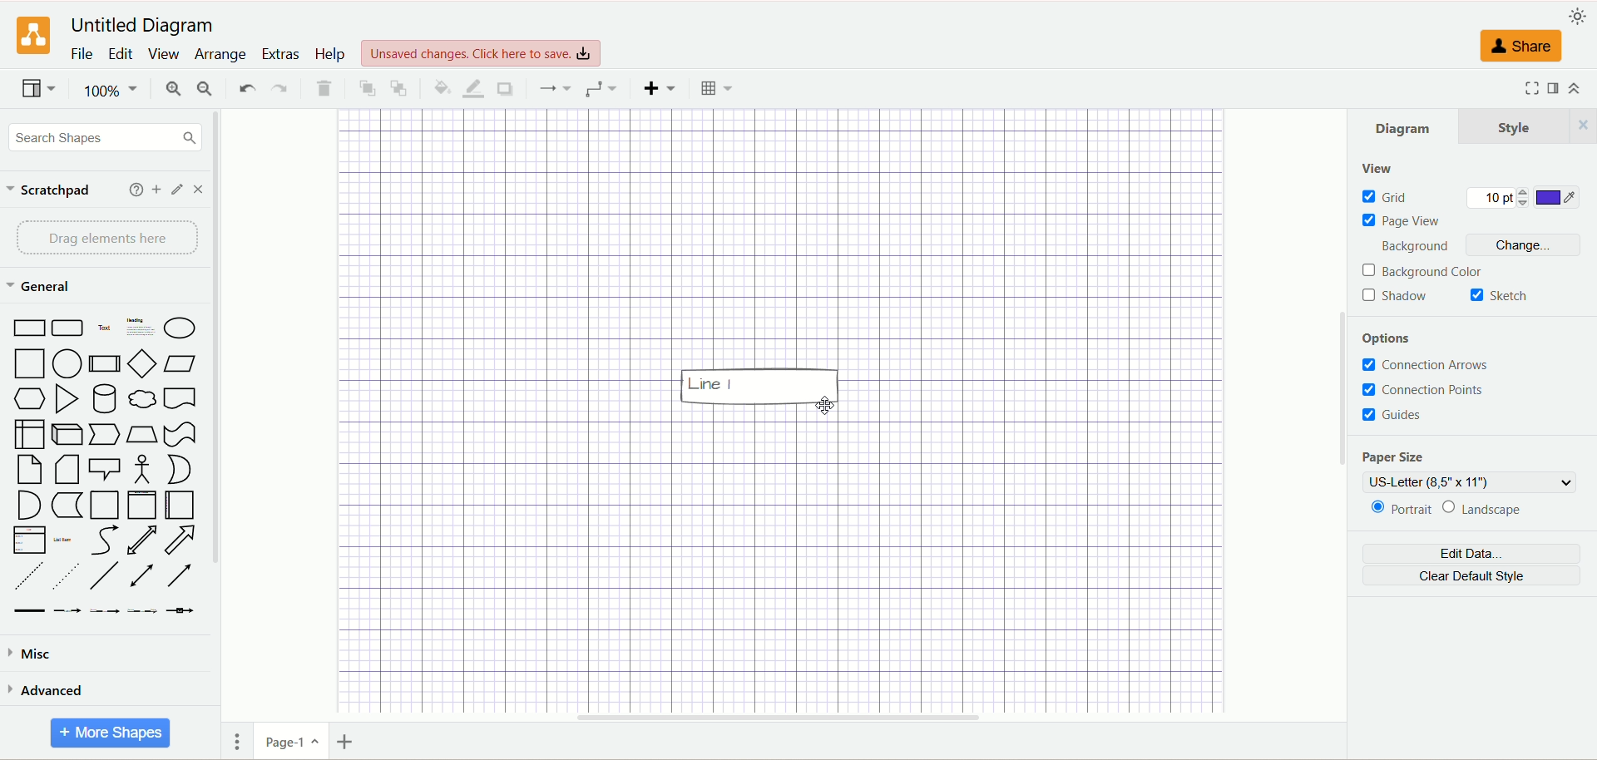  I want to click on page-1, so click(290, 741).